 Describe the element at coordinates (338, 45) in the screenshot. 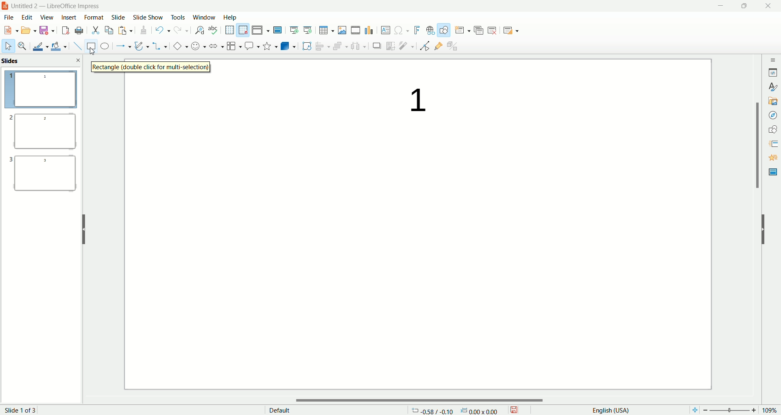

I see `arrange` at that location.